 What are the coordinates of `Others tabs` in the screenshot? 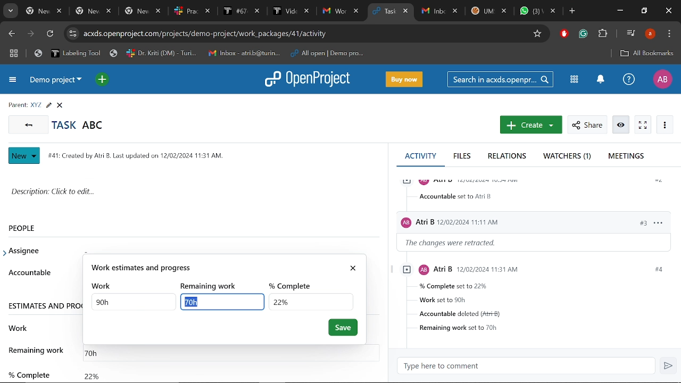 It's located at (193, 11).